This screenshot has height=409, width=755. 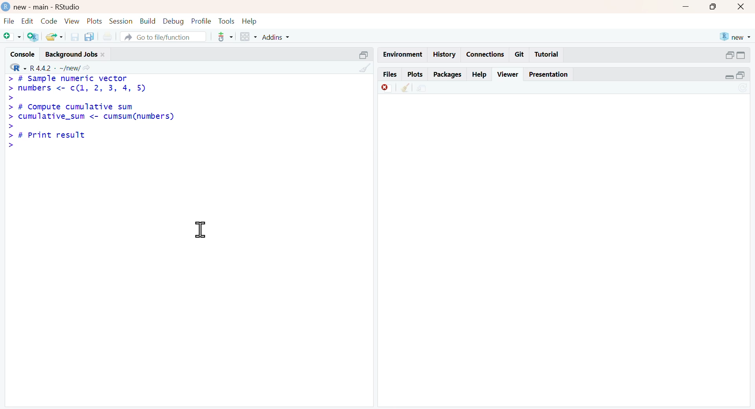 What do you see at coordinates (478, 74) in the screenshot?
I see `Help` at bounding box center [478, 74].